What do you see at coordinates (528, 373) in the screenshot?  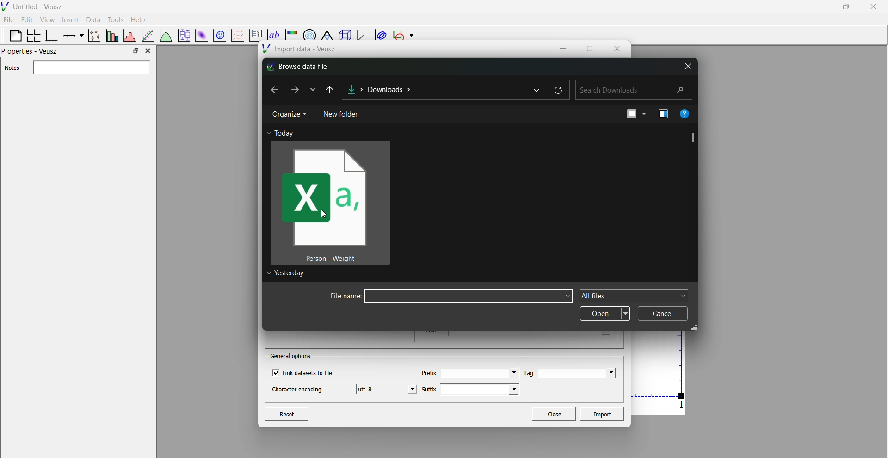 I see `Tag` at bounding box center [528, 373].